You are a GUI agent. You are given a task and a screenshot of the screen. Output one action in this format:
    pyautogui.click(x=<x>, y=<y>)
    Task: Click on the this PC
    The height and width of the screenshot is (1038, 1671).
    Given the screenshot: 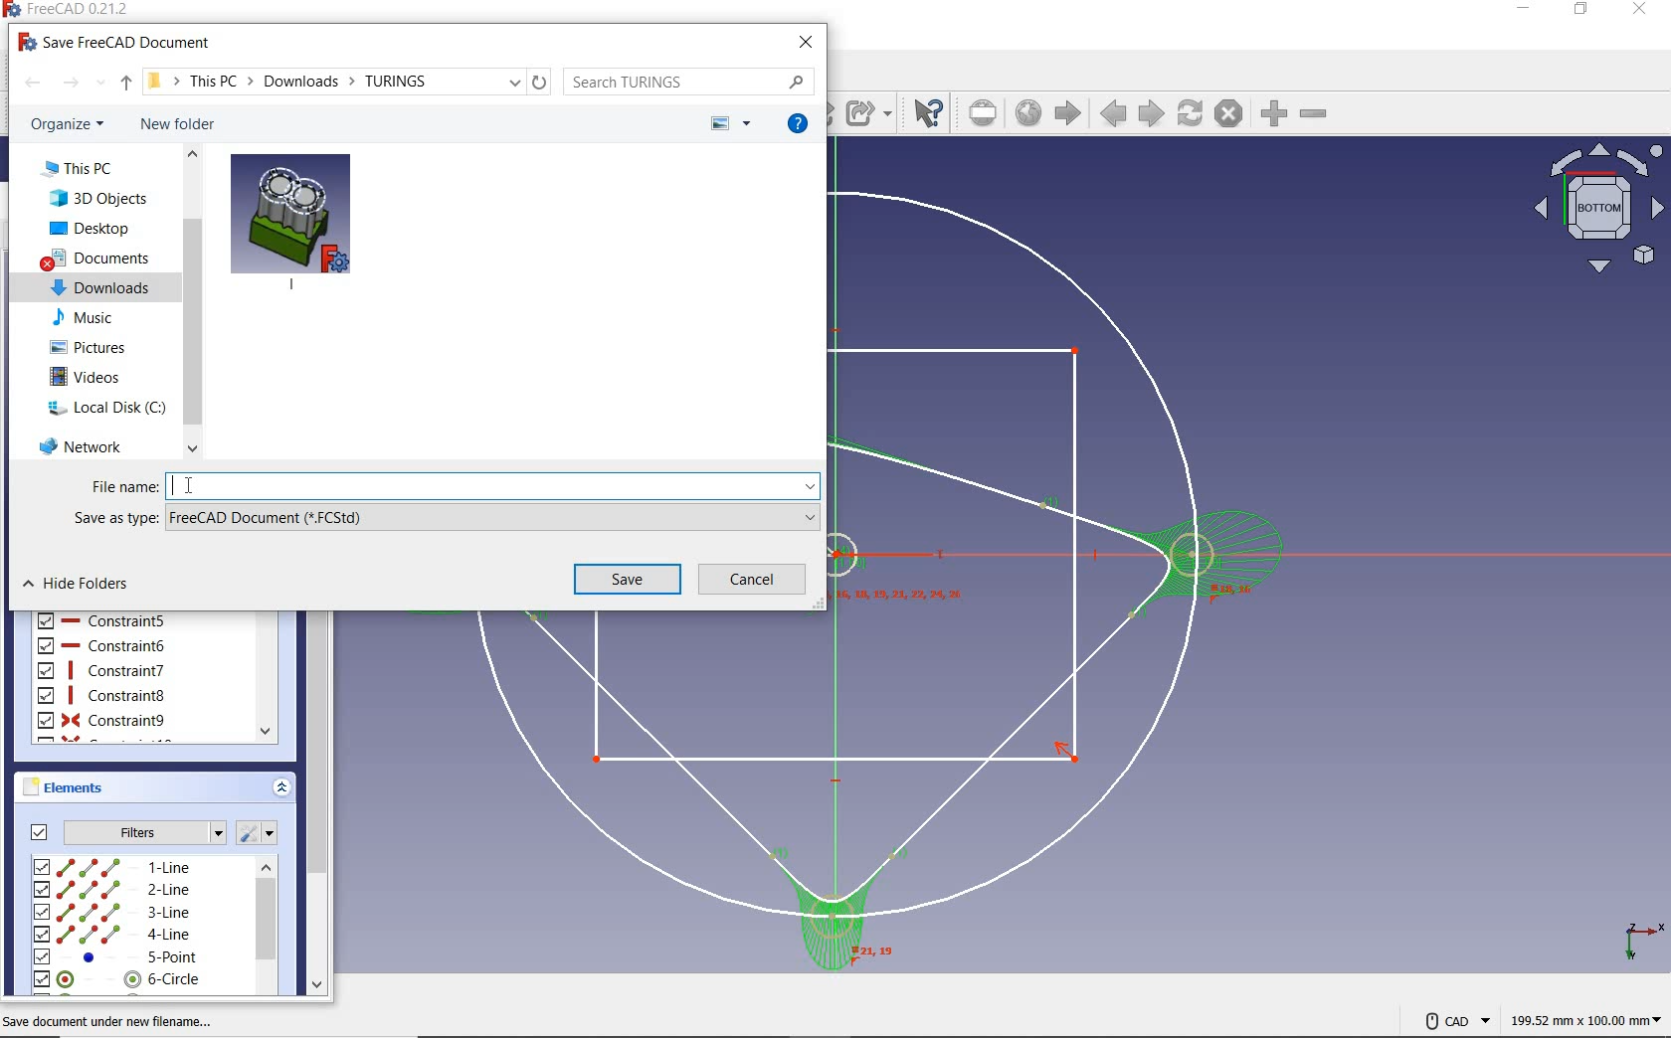 What is the action you would take?
    pyautogui.click(x=80, y=168)
    